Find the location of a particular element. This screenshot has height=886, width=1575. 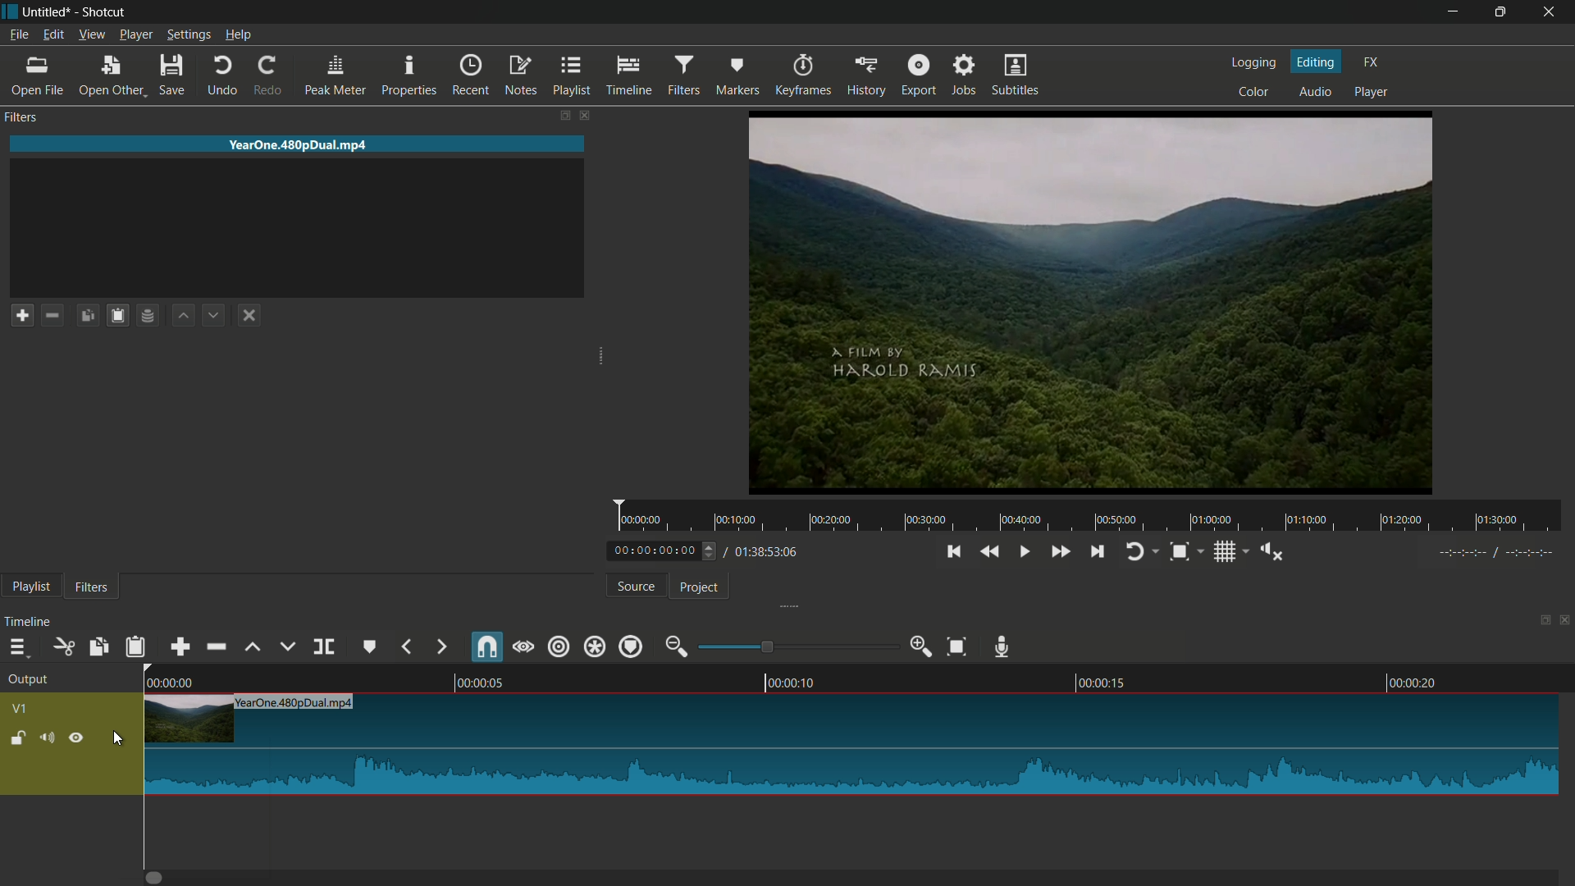

imported file name is located at coordinates (293, 145).